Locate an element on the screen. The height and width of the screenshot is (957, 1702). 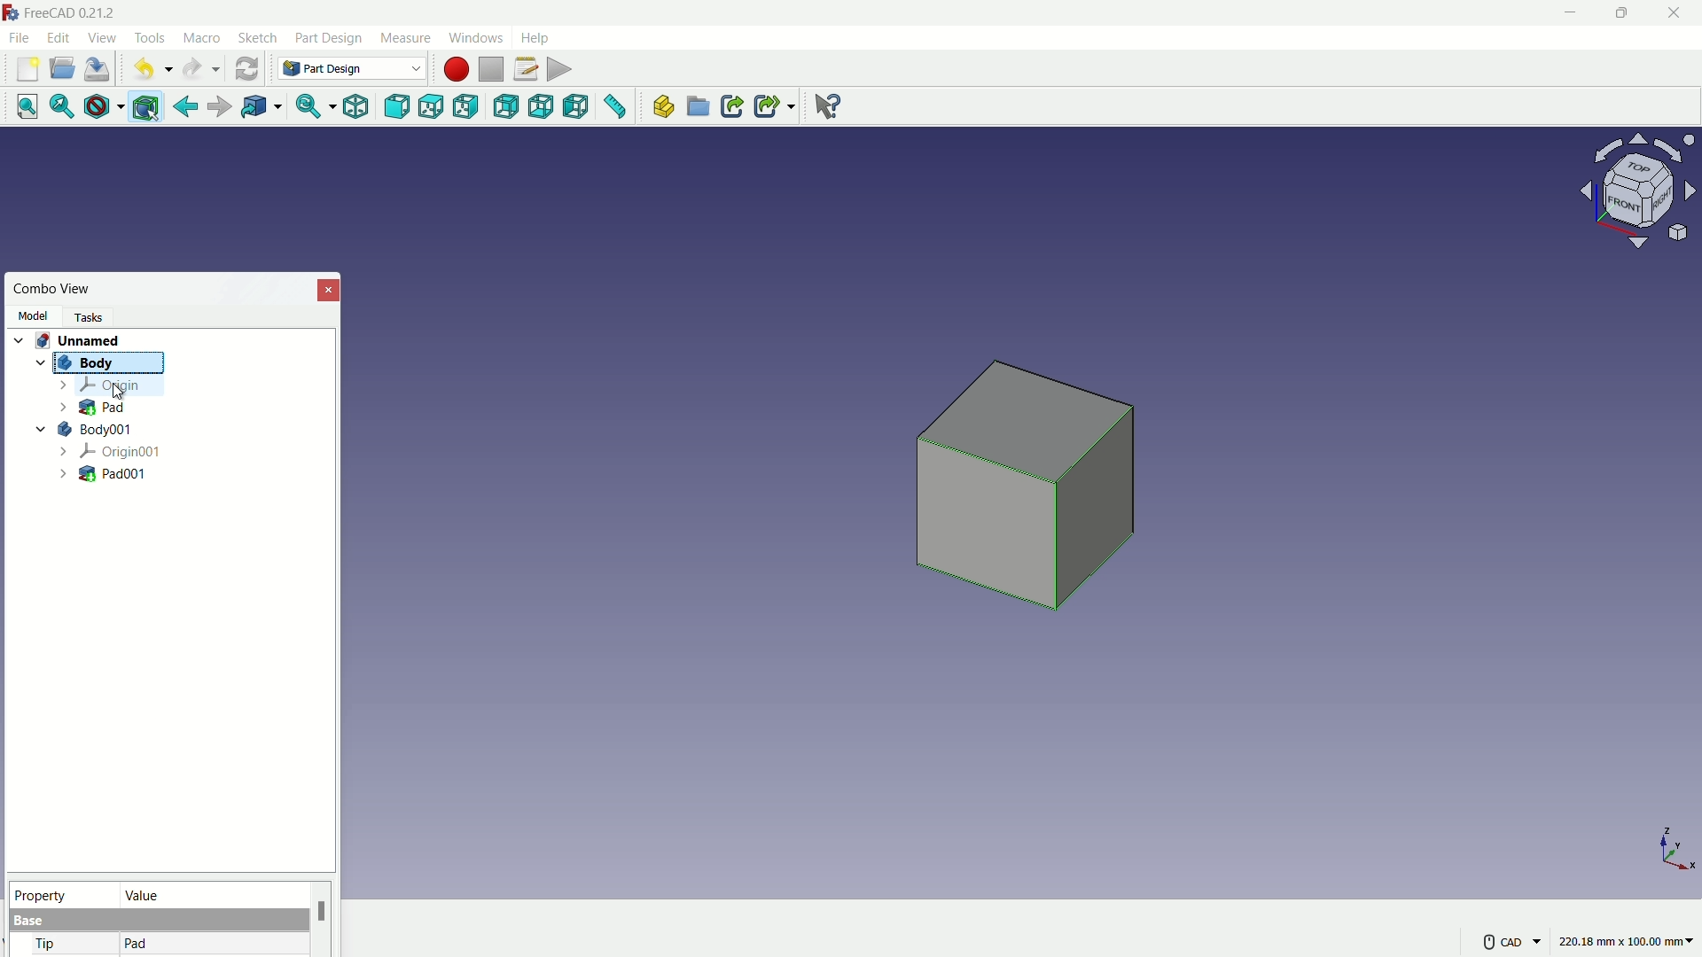
220.18 mm x 100.00 mm~ is located at coordinates (1626, 941).